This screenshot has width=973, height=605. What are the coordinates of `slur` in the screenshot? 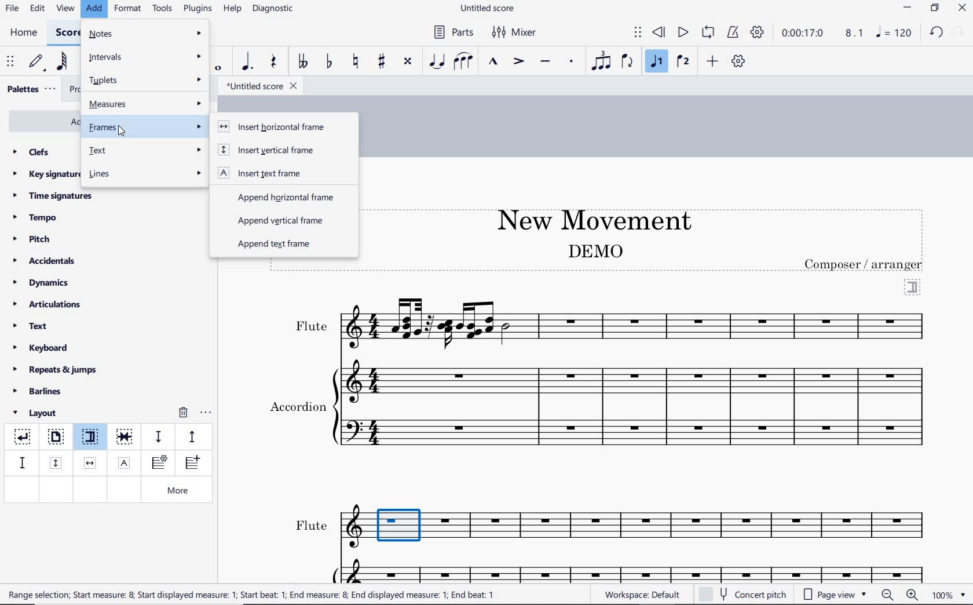 It's located at (464, 62).